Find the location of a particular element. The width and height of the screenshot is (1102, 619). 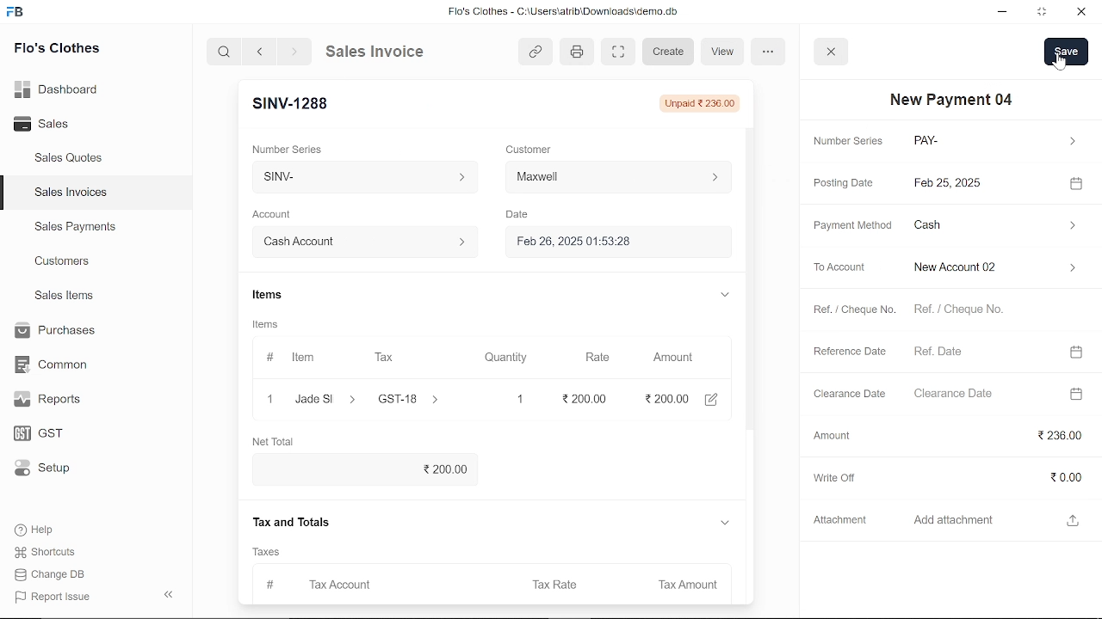

edit account is located at coordinates (718, 397).